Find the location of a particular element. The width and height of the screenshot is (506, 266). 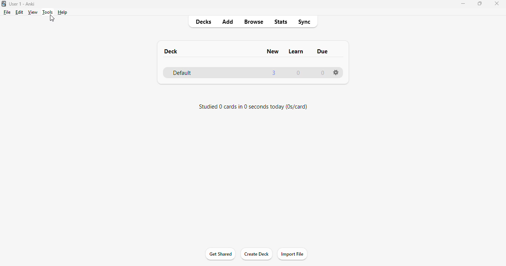

3 is located at coordinates (274, 73).